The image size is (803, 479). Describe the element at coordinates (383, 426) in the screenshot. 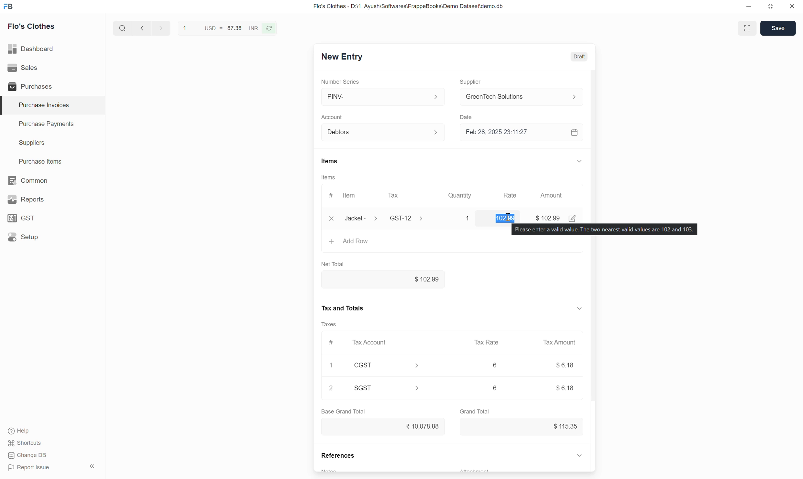

I see `10,078.88` at that location.